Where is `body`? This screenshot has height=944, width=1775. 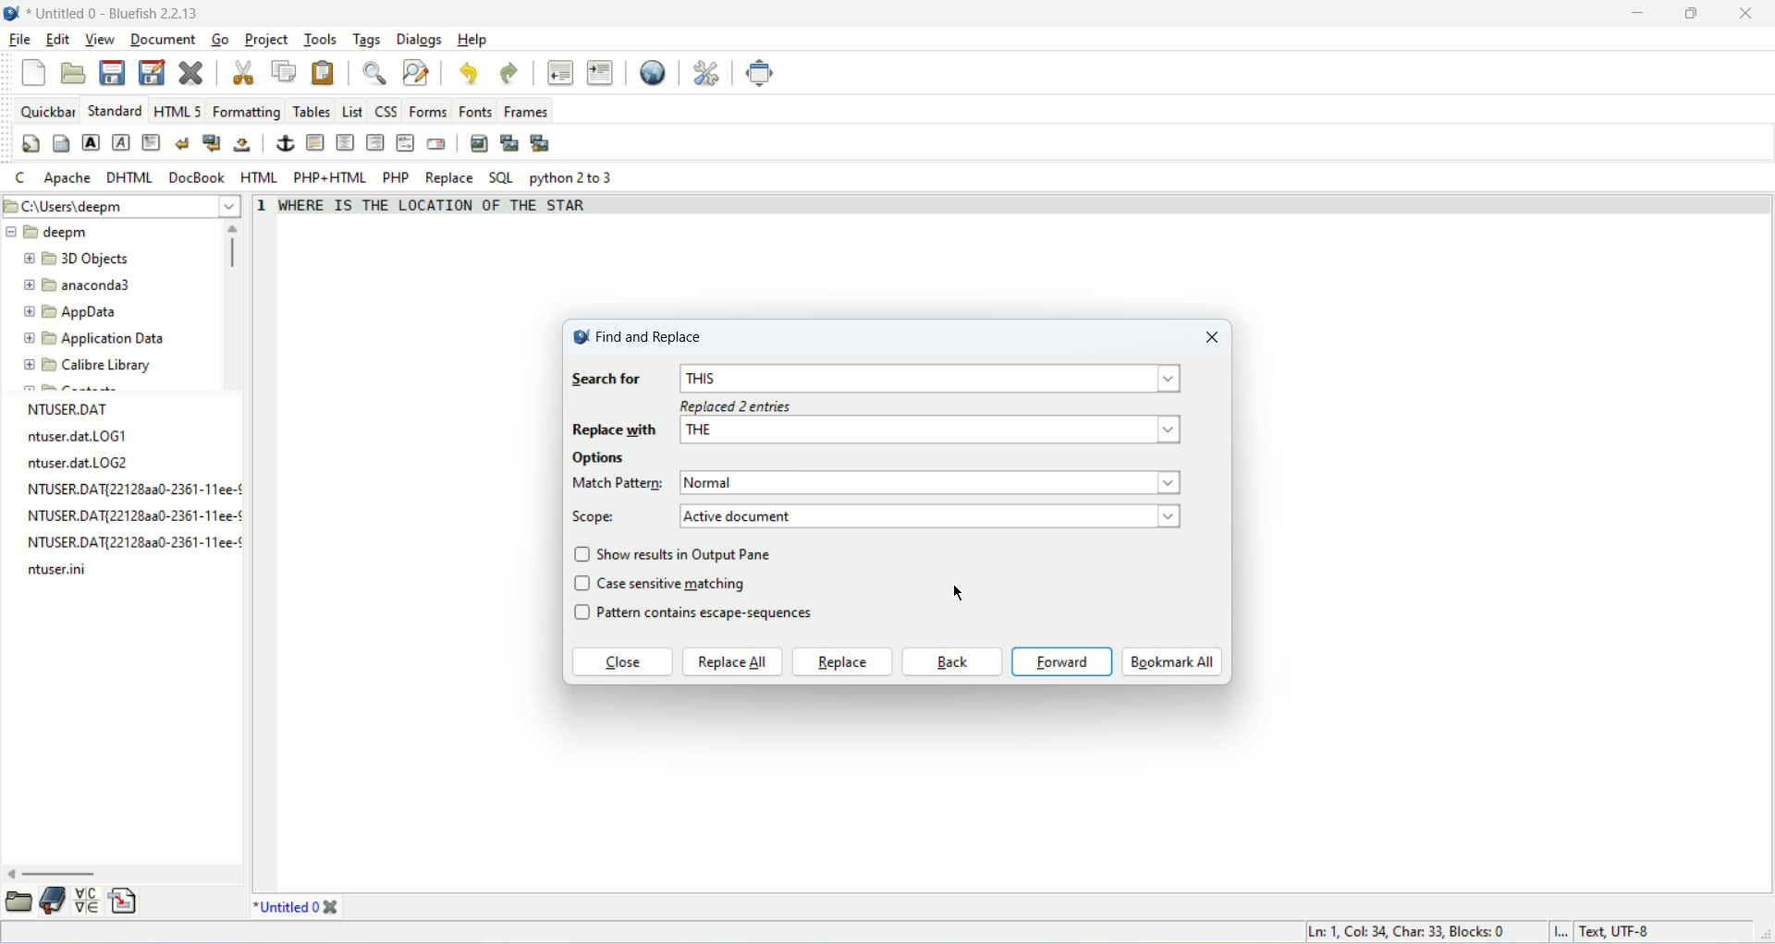 body is located at coordinates (62, 144).